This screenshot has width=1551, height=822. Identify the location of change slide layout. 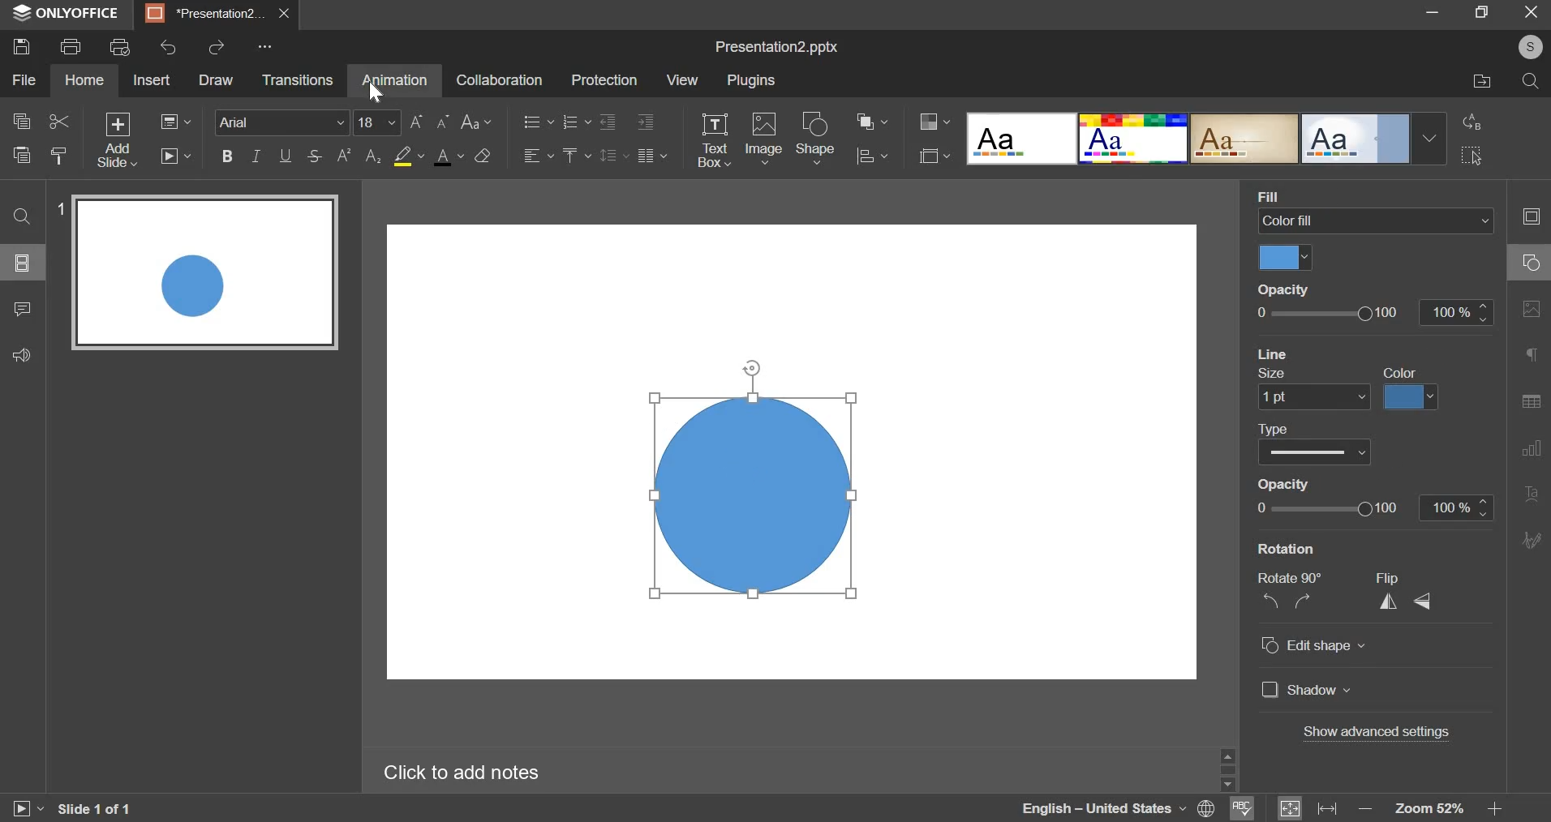
(174, 121).